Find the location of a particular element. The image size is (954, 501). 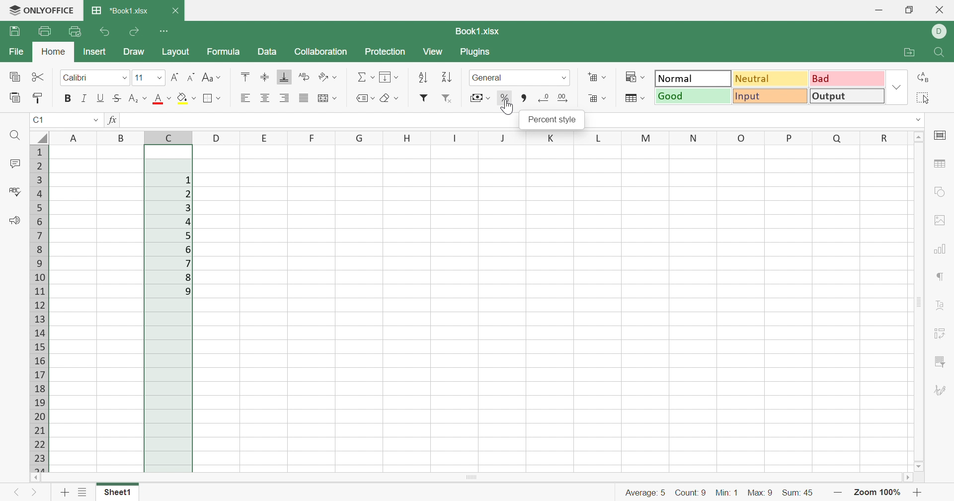

Chart settings is located at coordinates (943, 250).